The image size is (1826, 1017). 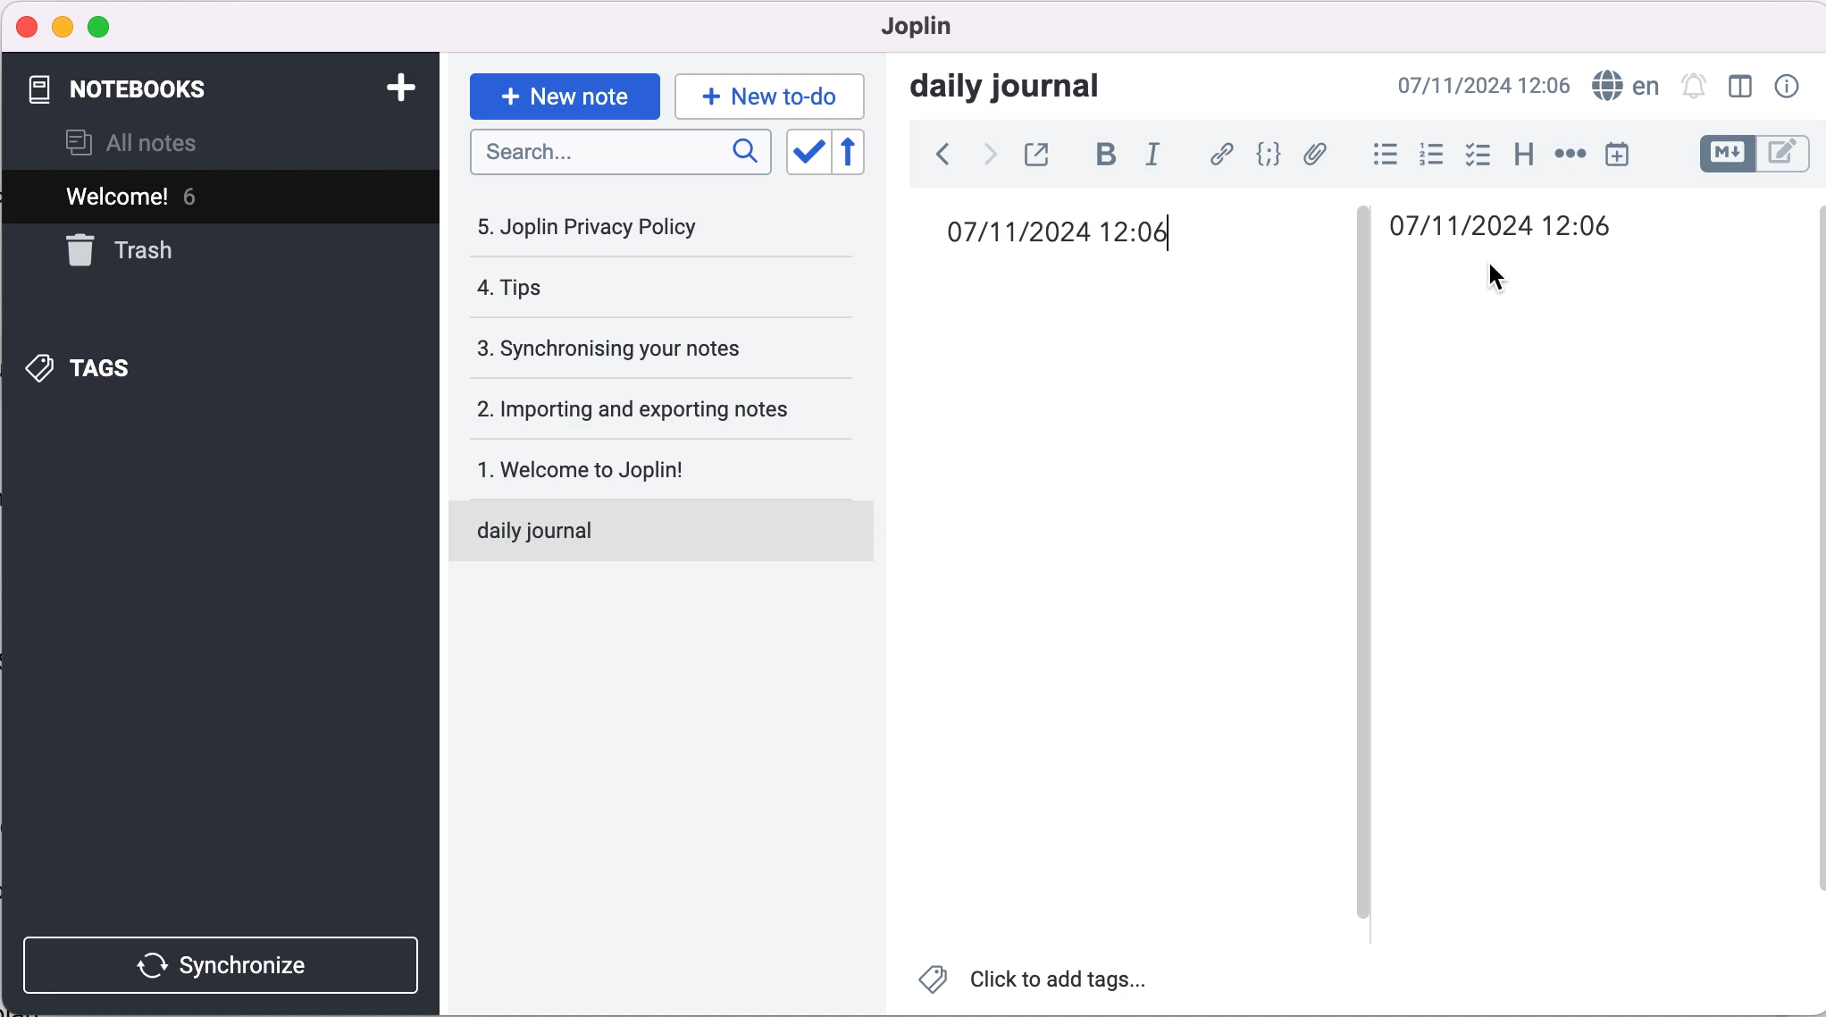 What do you see at coordinates (180, 199) in the screenshot?
I see `Welcome! 6` at bounding box center [180, 199].